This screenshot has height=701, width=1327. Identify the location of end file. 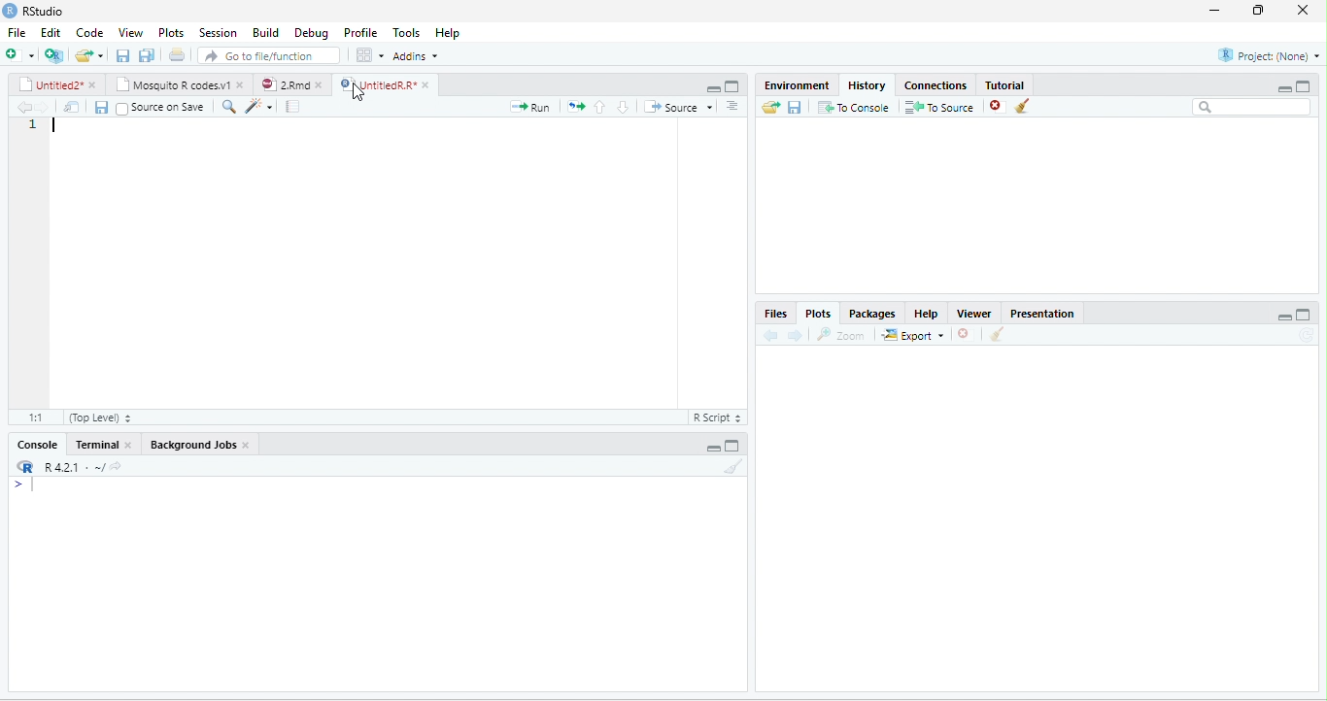
(89, 57).